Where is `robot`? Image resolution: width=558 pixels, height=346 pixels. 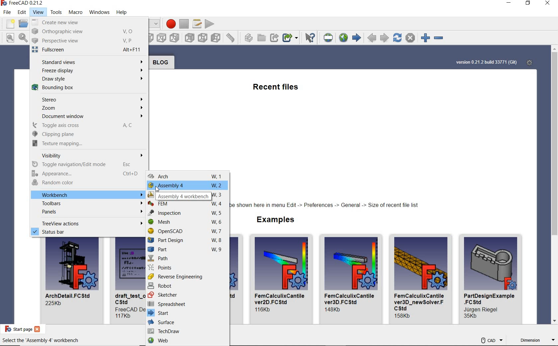 robot is located at coordinates (187, 286).